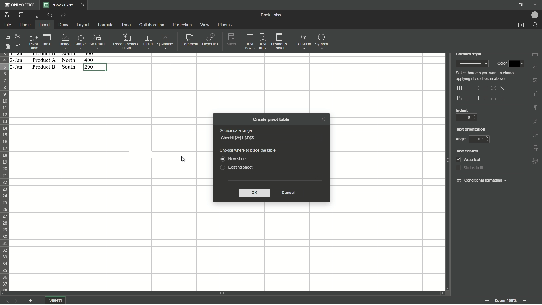 This screenshot has width=542, height=305. Describe the element at coordinates (231, 40) in the screenshot. I see `Slicer` at that location.